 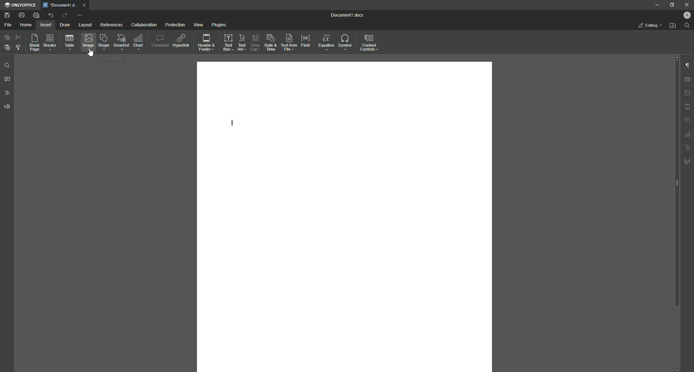 What do you see at coordinates (672, 26) in the screenshot?
I see `Open From File` at bounding box center [672, 26].